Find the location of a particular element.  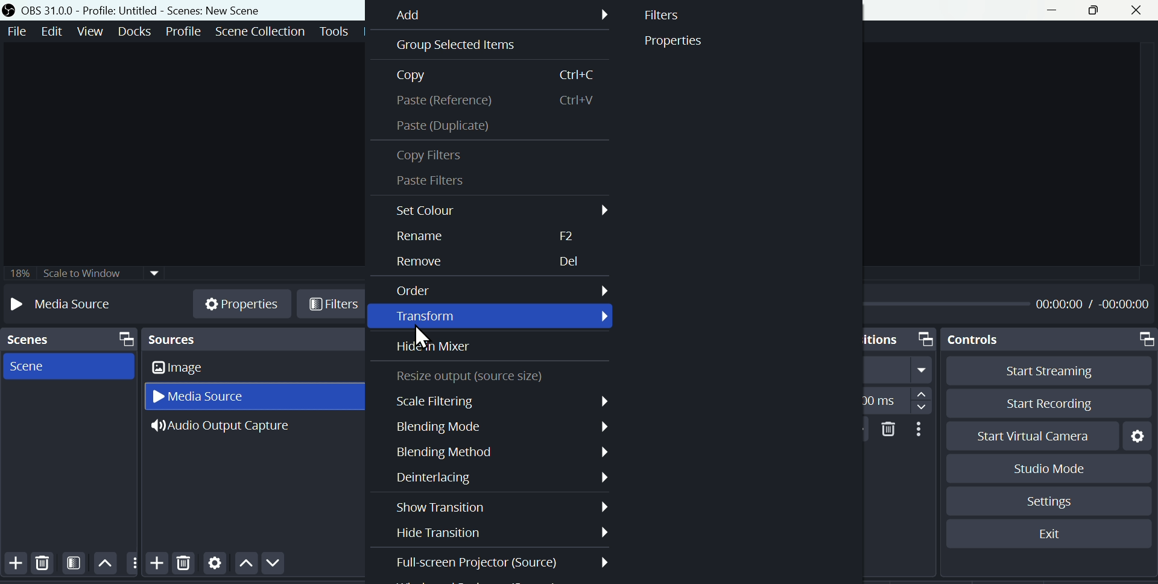

View is located at coordinates (90, 31).